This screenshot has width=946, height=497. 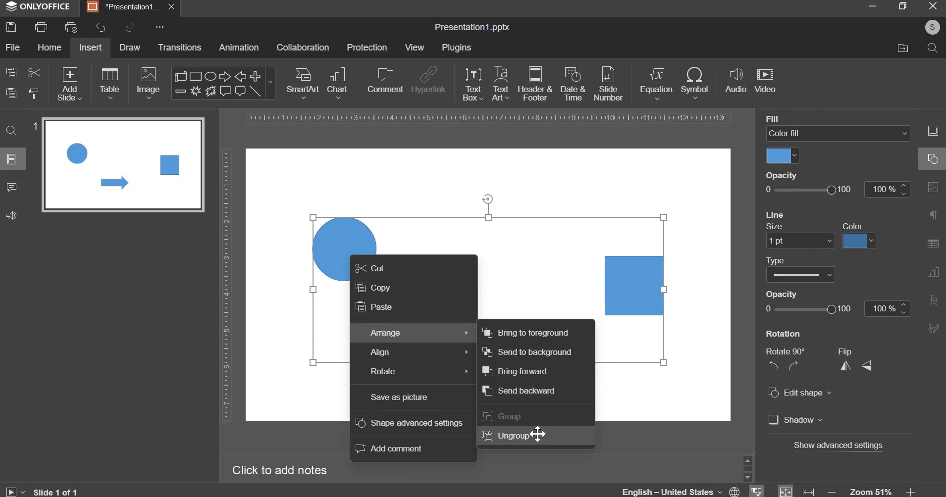 I want to click on shape advanced settings, so click(x=409, y=423).